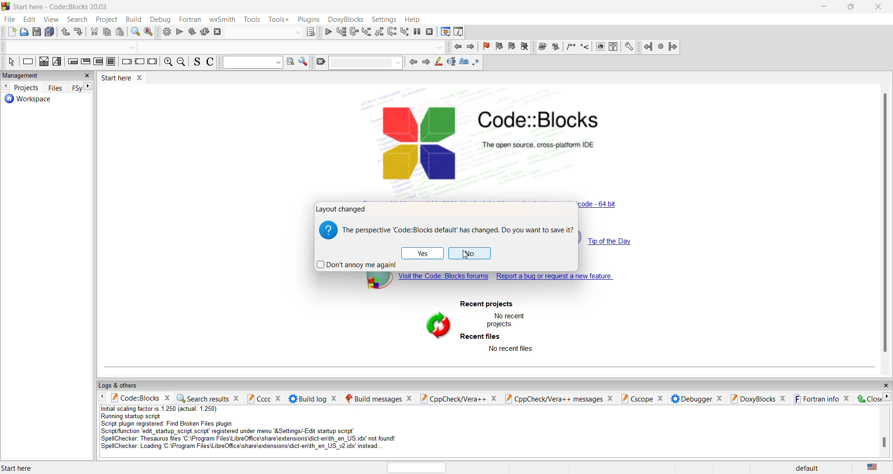 Image resolution: width=893 pixels, height=474 pixels. I want to click on save text, so click(457, 232).